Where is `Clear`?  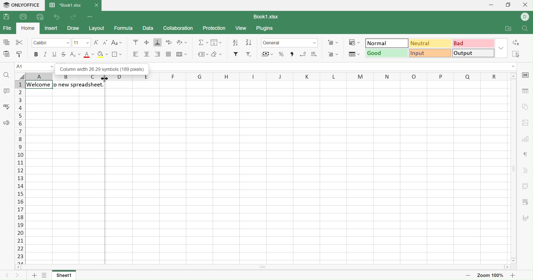
Clear is located at coordinates (217, 54).